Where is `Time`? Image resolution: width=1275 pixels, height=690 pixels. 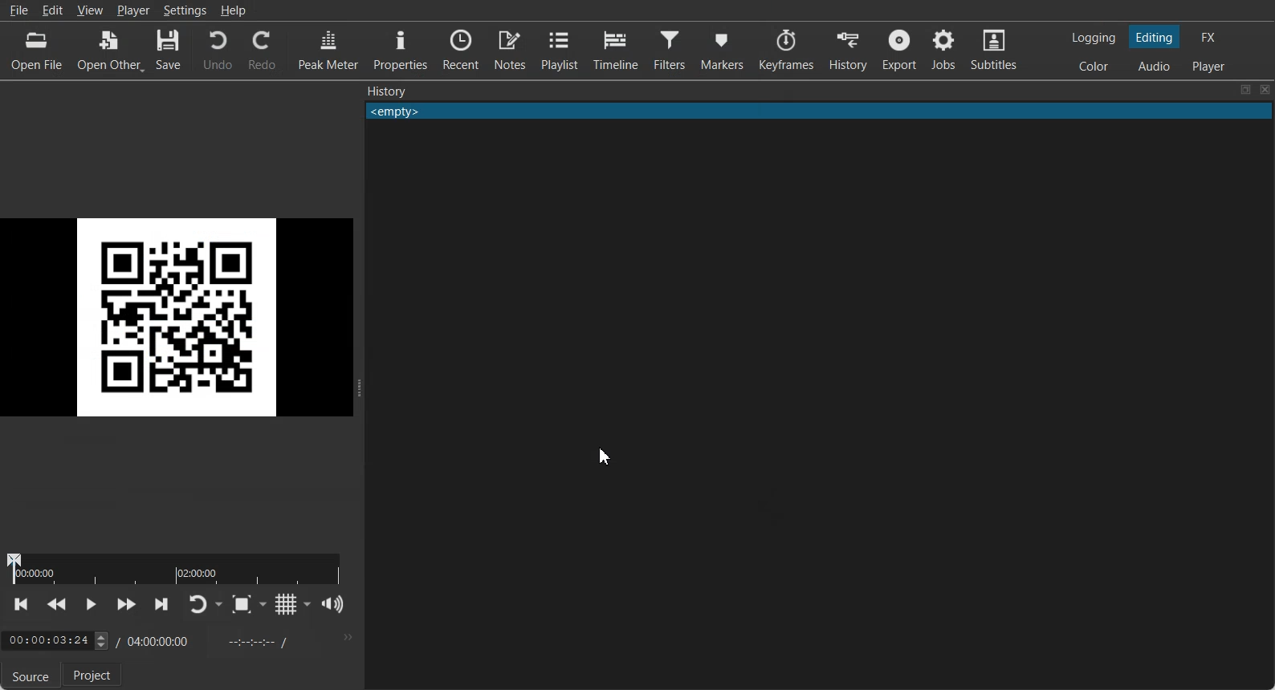 Time is located at coordinates (45, 637).